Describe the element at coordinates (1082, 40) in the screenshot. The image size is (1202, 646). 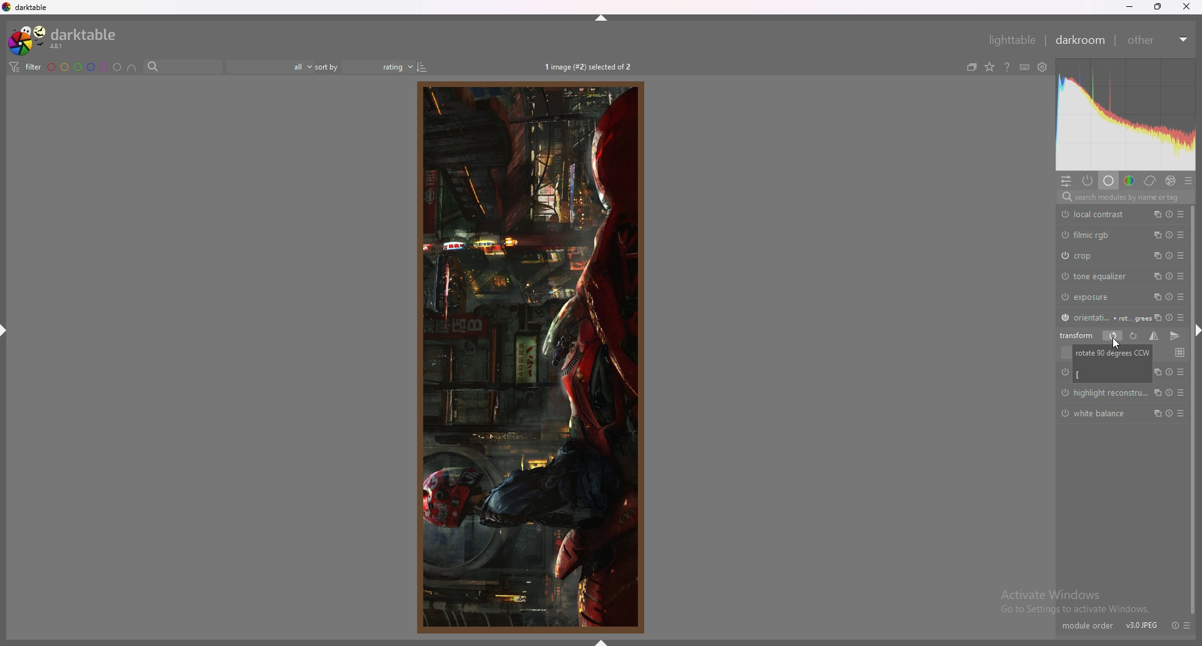
I see `darkroom` at that location.